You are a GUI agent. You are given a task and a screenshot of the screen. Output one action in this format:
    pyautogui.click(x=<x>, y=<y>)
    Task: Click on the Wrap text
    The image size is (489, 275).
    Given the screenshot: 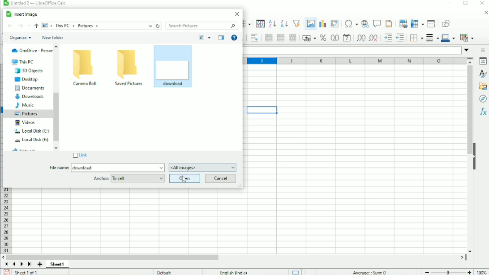 What is the action you would take?
    pyautogui.click(x=254, y=38)
    